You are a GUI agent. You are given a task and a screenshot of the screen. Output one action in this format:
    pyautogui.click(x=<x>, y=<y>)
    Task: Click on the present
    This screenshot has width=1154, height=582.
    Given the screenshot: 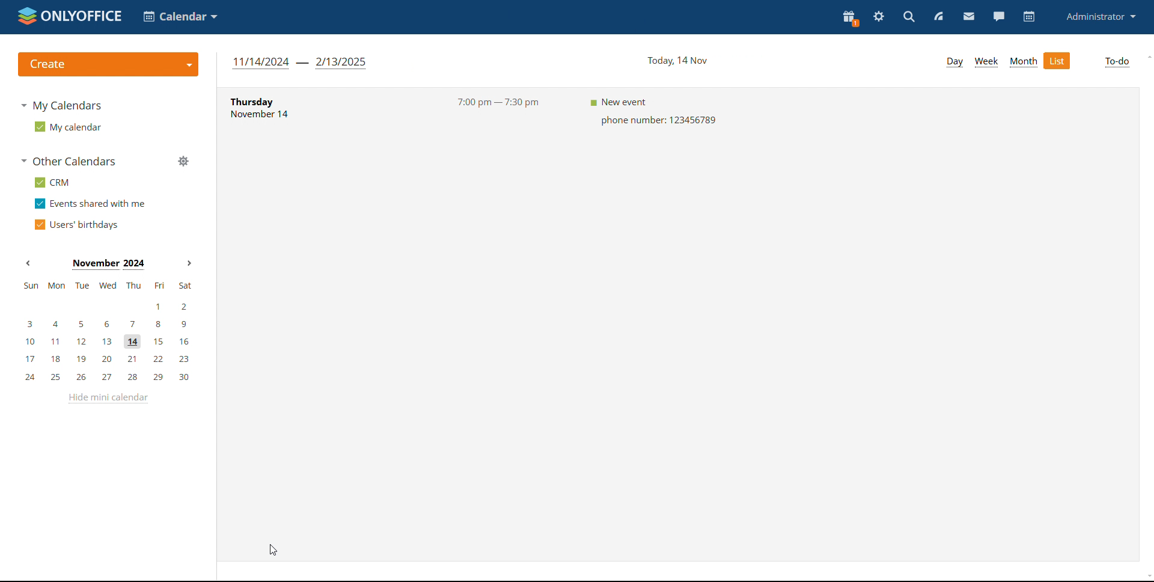 What is the action you would take?
    pyautogui.click(x=849, y=18)
    